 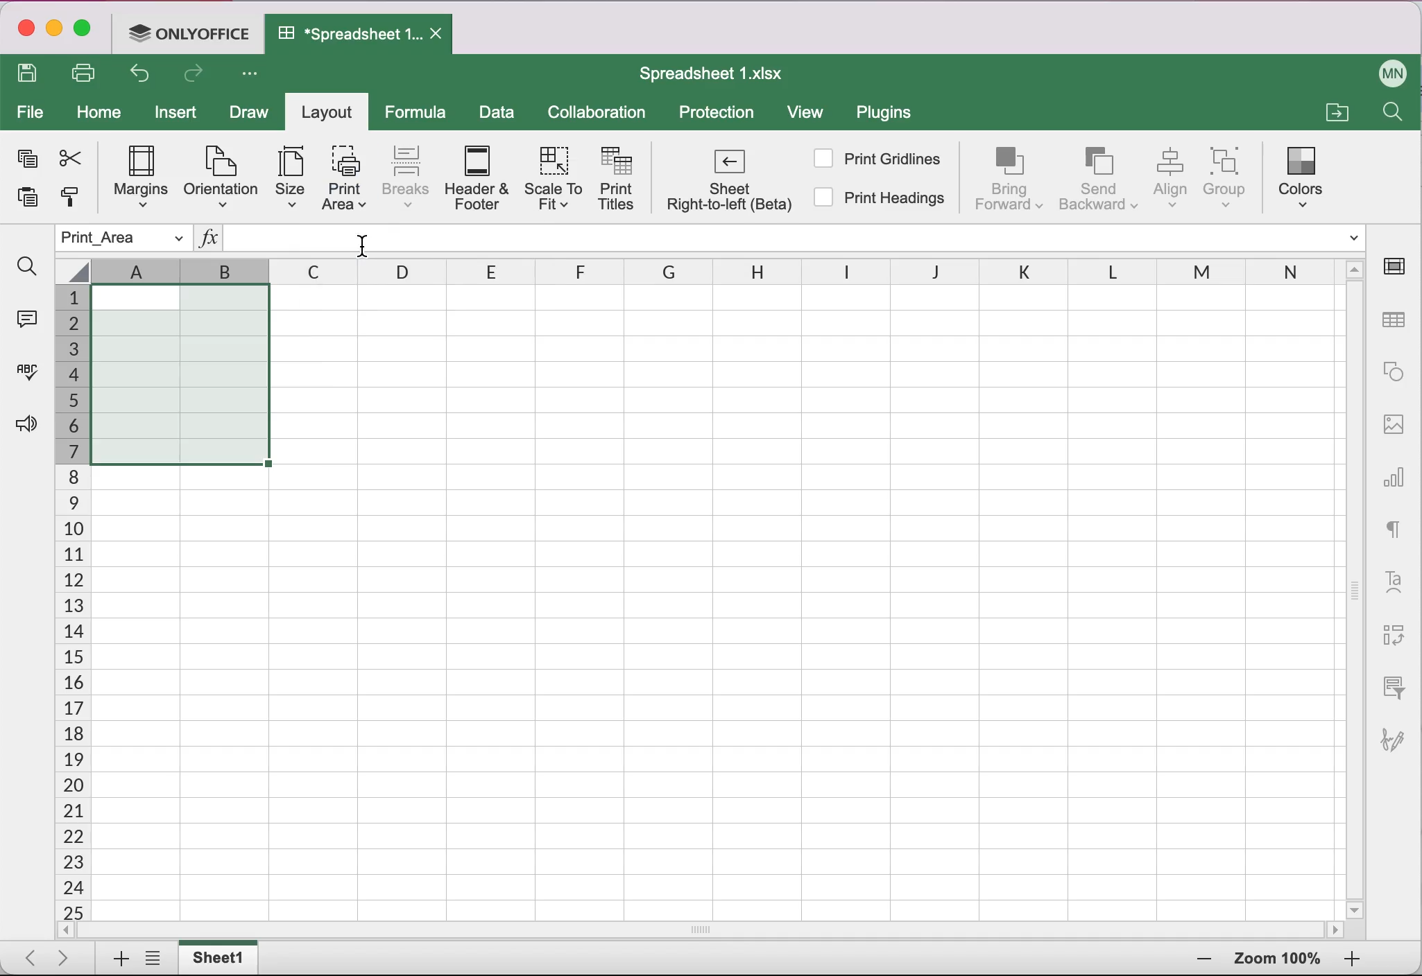 What do you see at coordinates (87, 31) in the screenshot?
I see `maximize` at bounding box center [87, 31].